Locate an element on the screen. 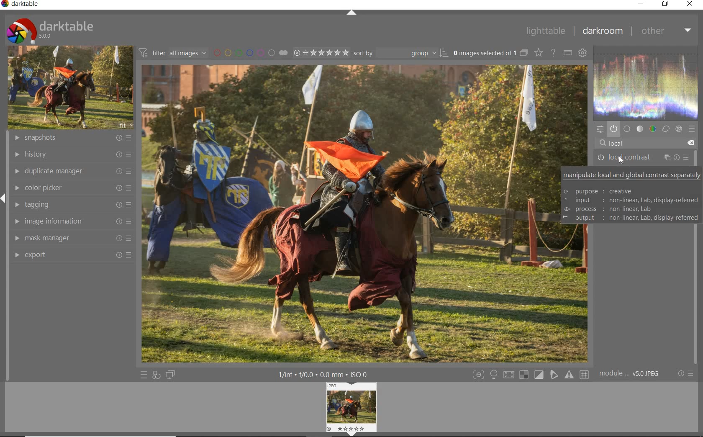  enable for online help is located at coordinates (553, 52).